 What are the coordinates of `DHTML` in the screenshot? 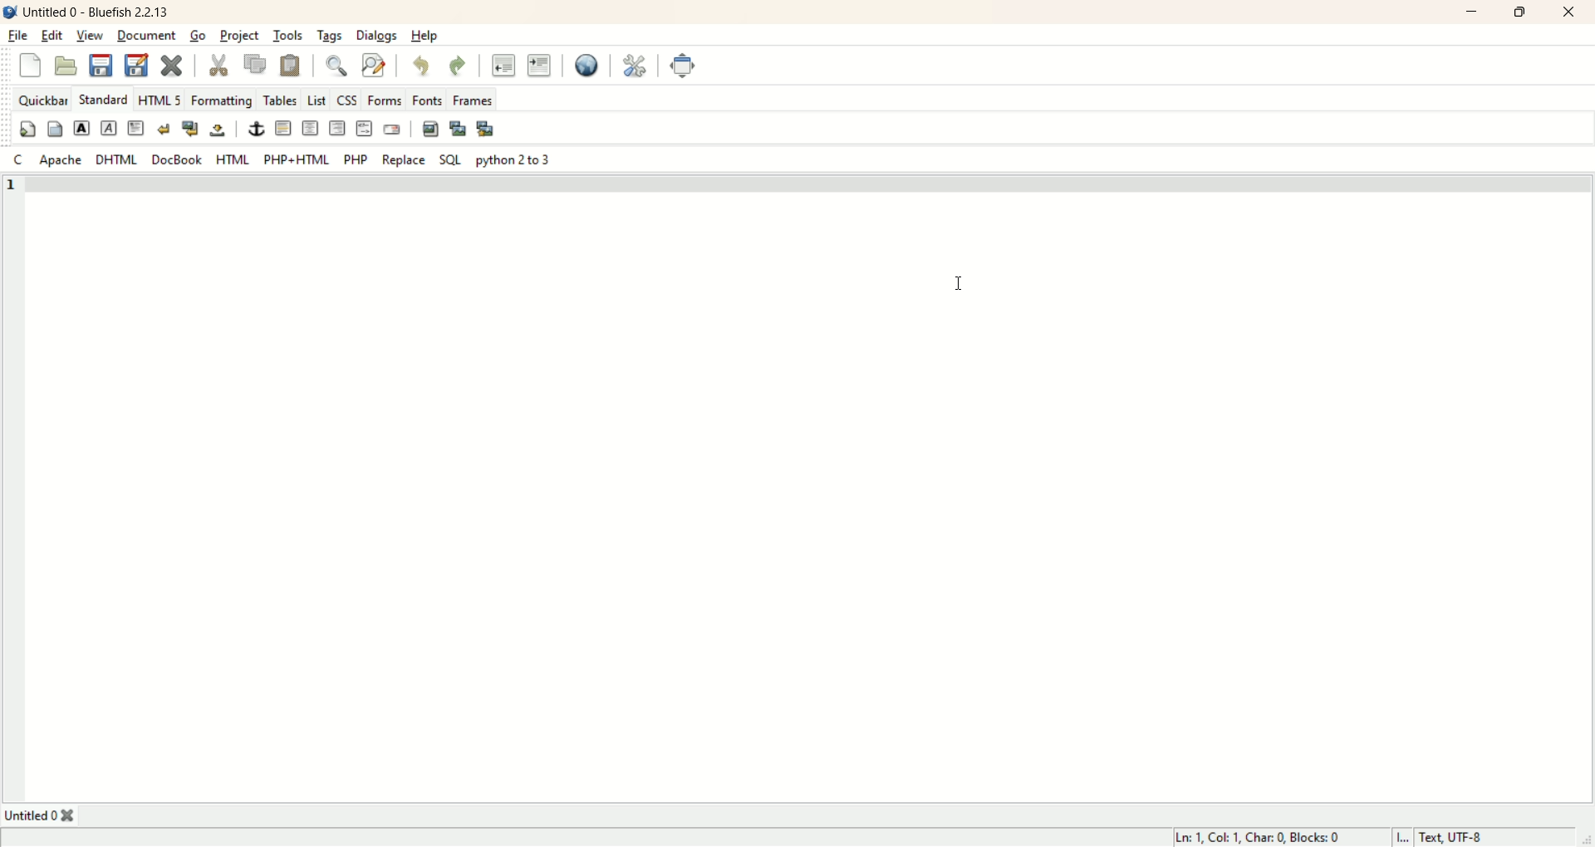 It's located at (115, 159).